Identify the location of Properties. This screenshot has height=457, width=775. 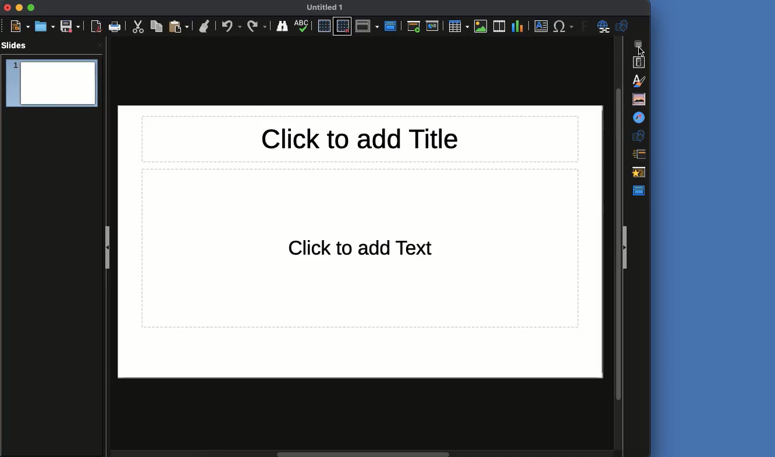
(639, 61).